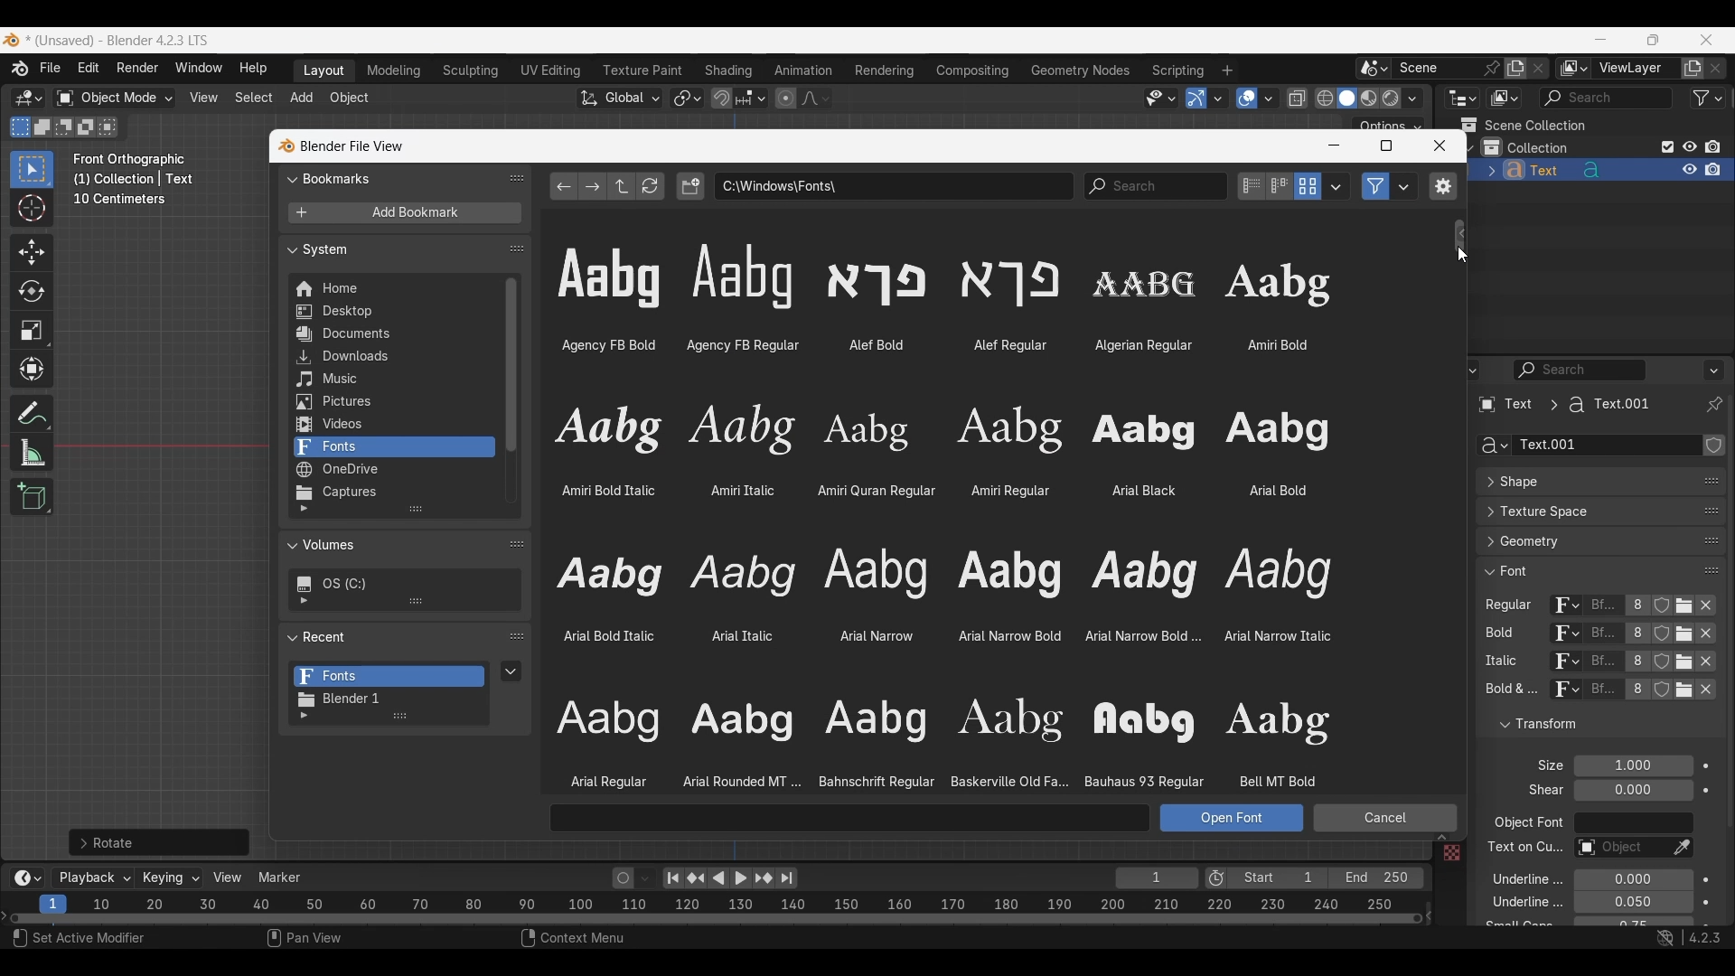  I want to click on Add workspace, so click(1226, 70).